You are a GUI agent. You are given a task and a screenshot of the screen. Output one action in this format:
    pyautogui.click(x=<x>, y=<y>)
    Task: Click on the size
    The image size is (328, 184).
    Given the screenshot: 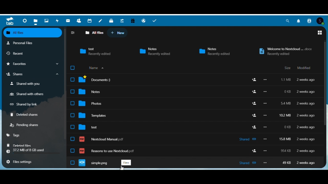 What is the action you would take?
    pyautogui.click(x=288, y=127)
    